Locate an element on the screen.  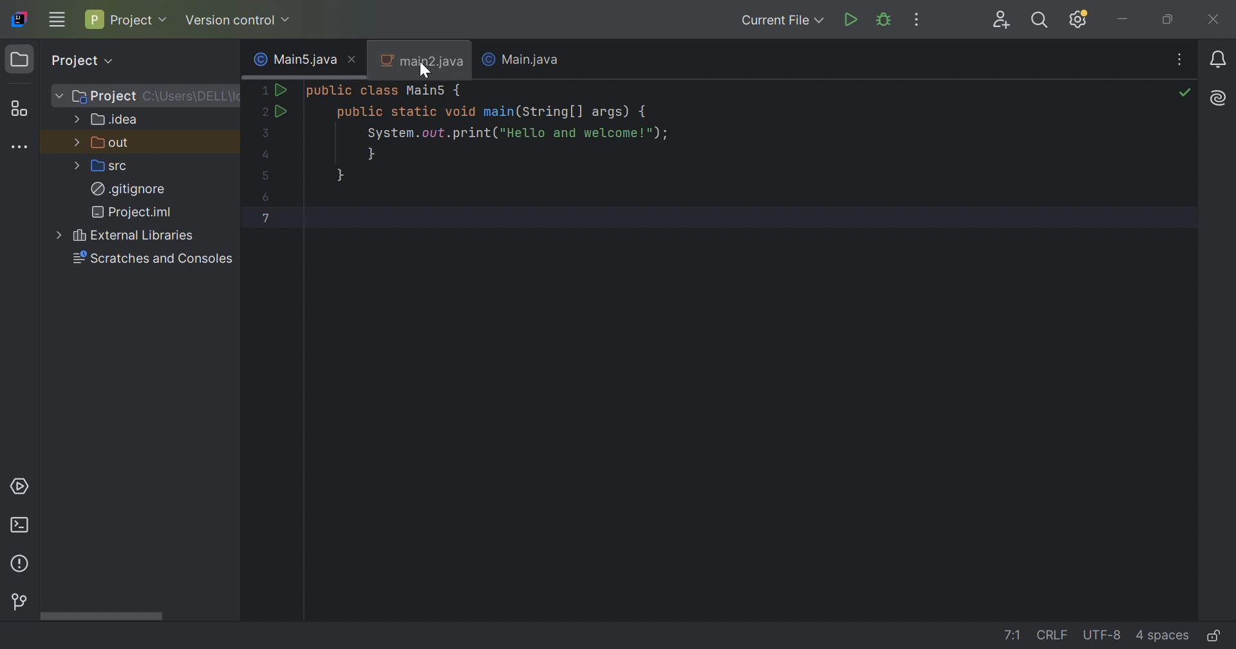
Main.java is located at coordinates (534, 59).